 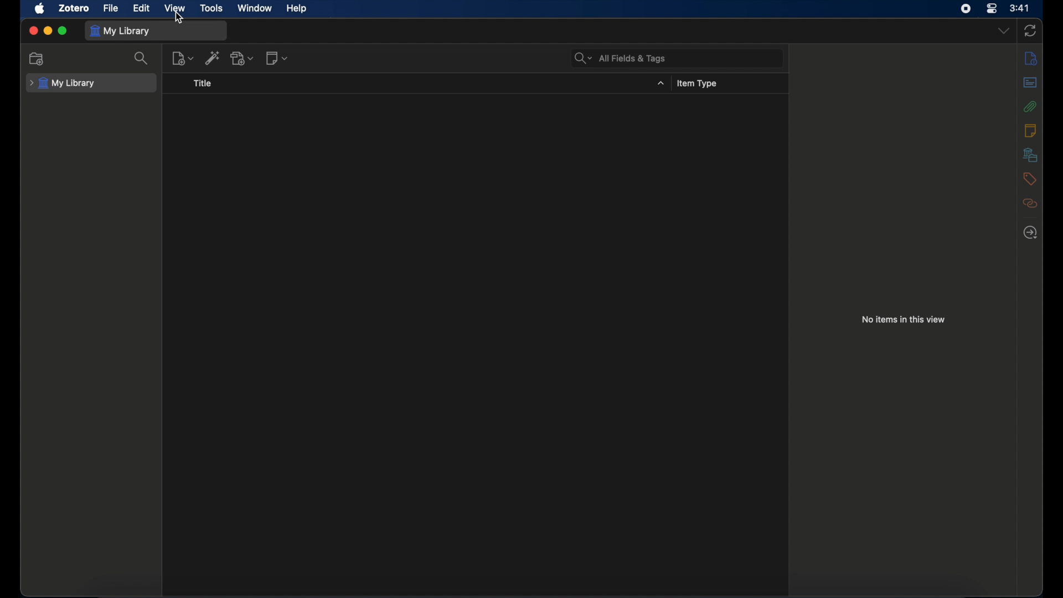 What do you see at coordinates (1004, 30) in the screenshot?
I see `dropdown` at bounding box center [1004, 30].